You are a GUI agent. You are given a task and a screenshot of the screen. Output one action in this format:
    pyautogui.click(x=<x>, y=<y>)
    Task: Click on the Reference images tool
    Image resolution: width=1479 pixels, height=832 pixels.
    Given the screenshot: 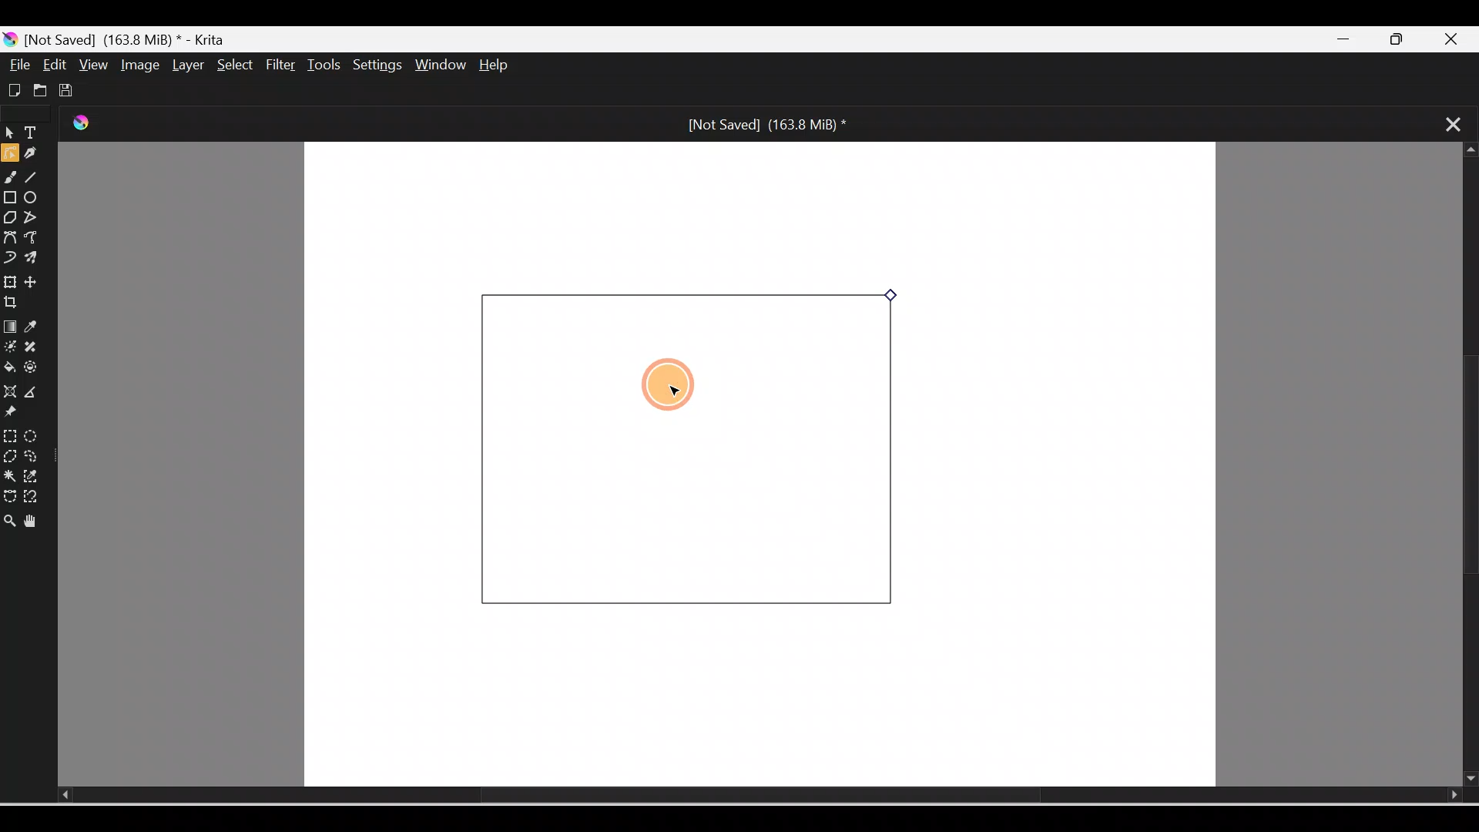 What is the action you would take?
    pyautogui.click(x=19, y=414)
    